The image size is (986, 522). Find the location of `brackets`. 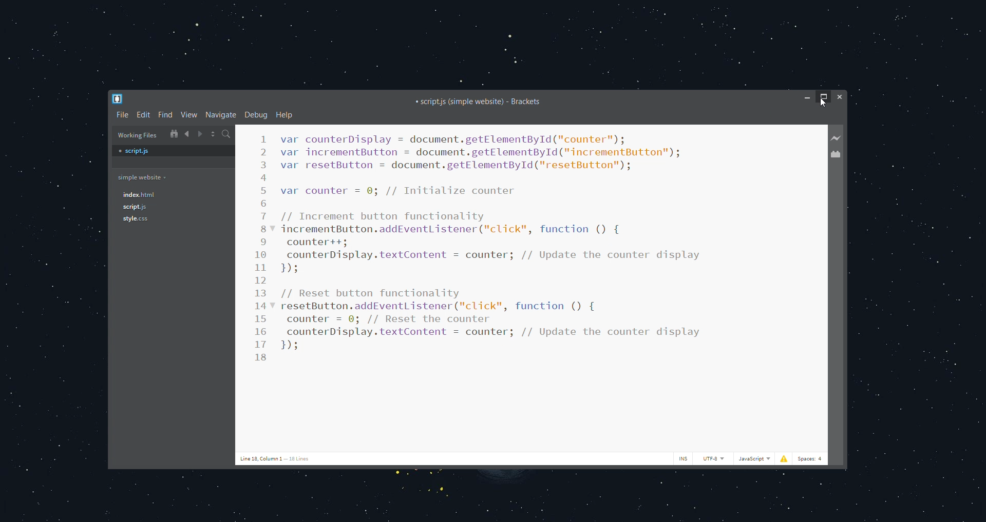

brackets is located at coordinates (118, 99).